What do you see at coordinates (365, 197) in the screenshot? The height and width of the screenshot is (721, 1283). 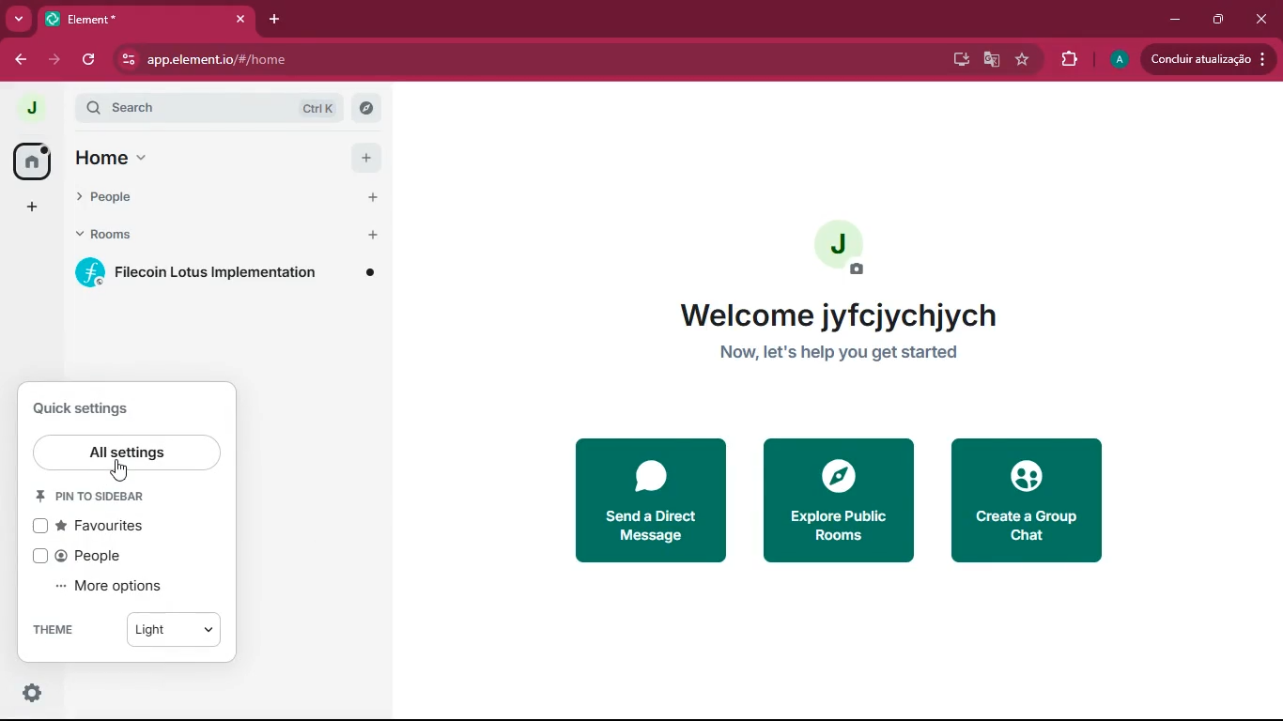 I see `Add people` at bounding box center [365, 197].